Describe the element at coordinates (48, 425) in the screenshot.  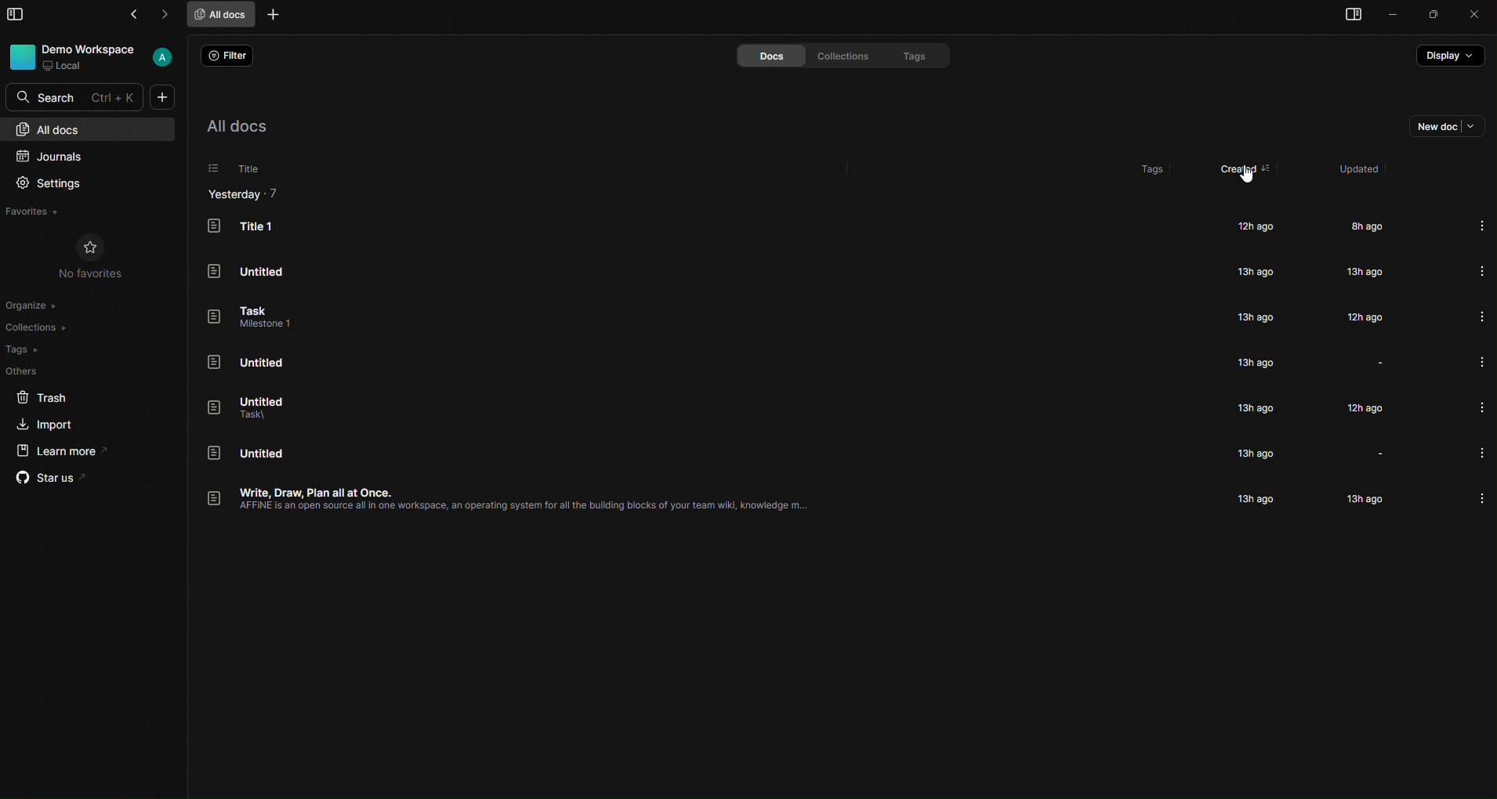
I see `import` at that location.